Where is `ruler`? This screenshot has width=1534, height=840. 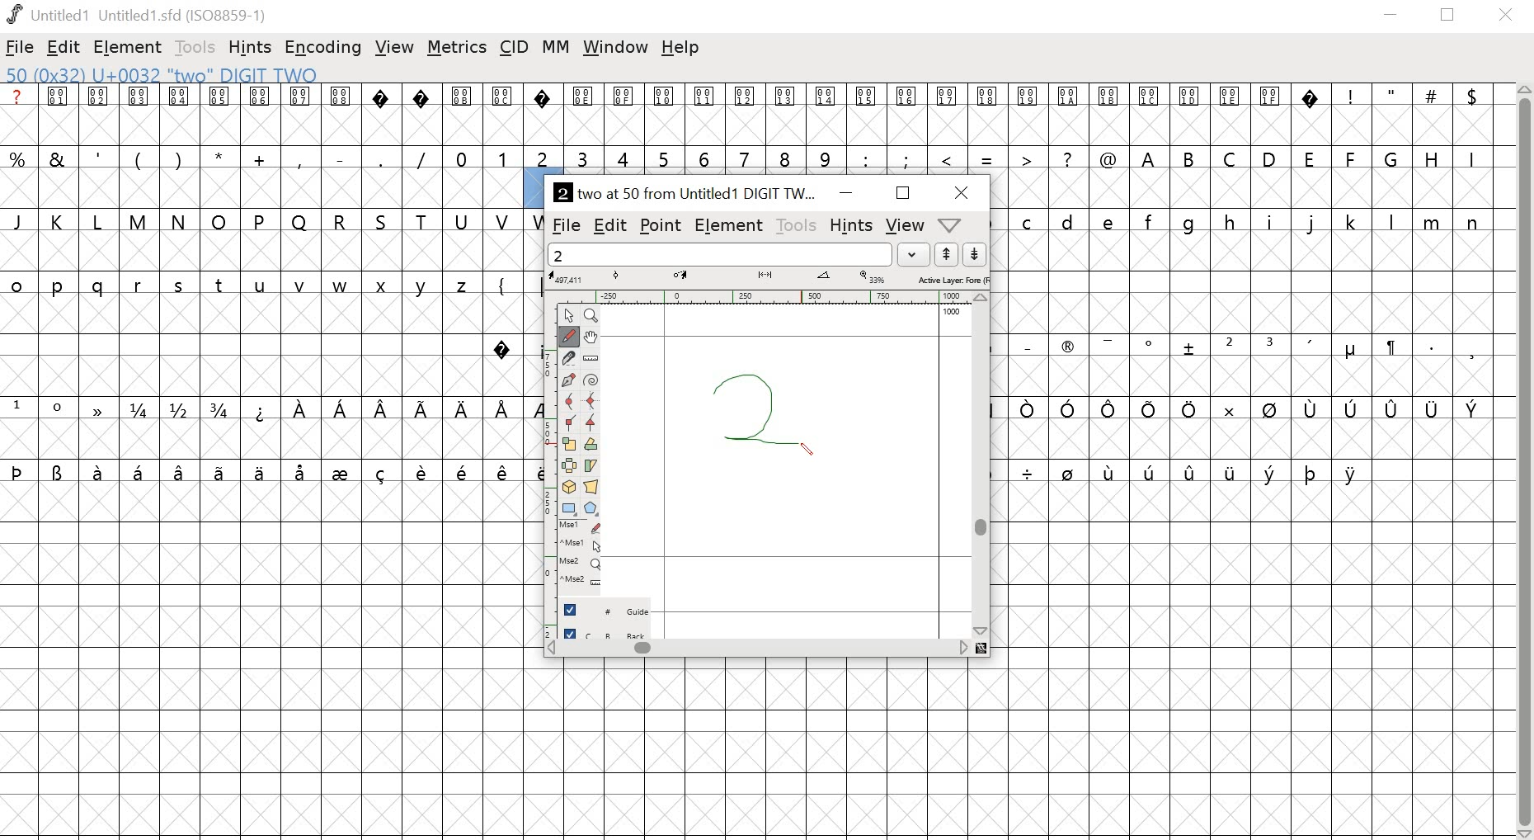 ruler is located at coordinates (767, 298).